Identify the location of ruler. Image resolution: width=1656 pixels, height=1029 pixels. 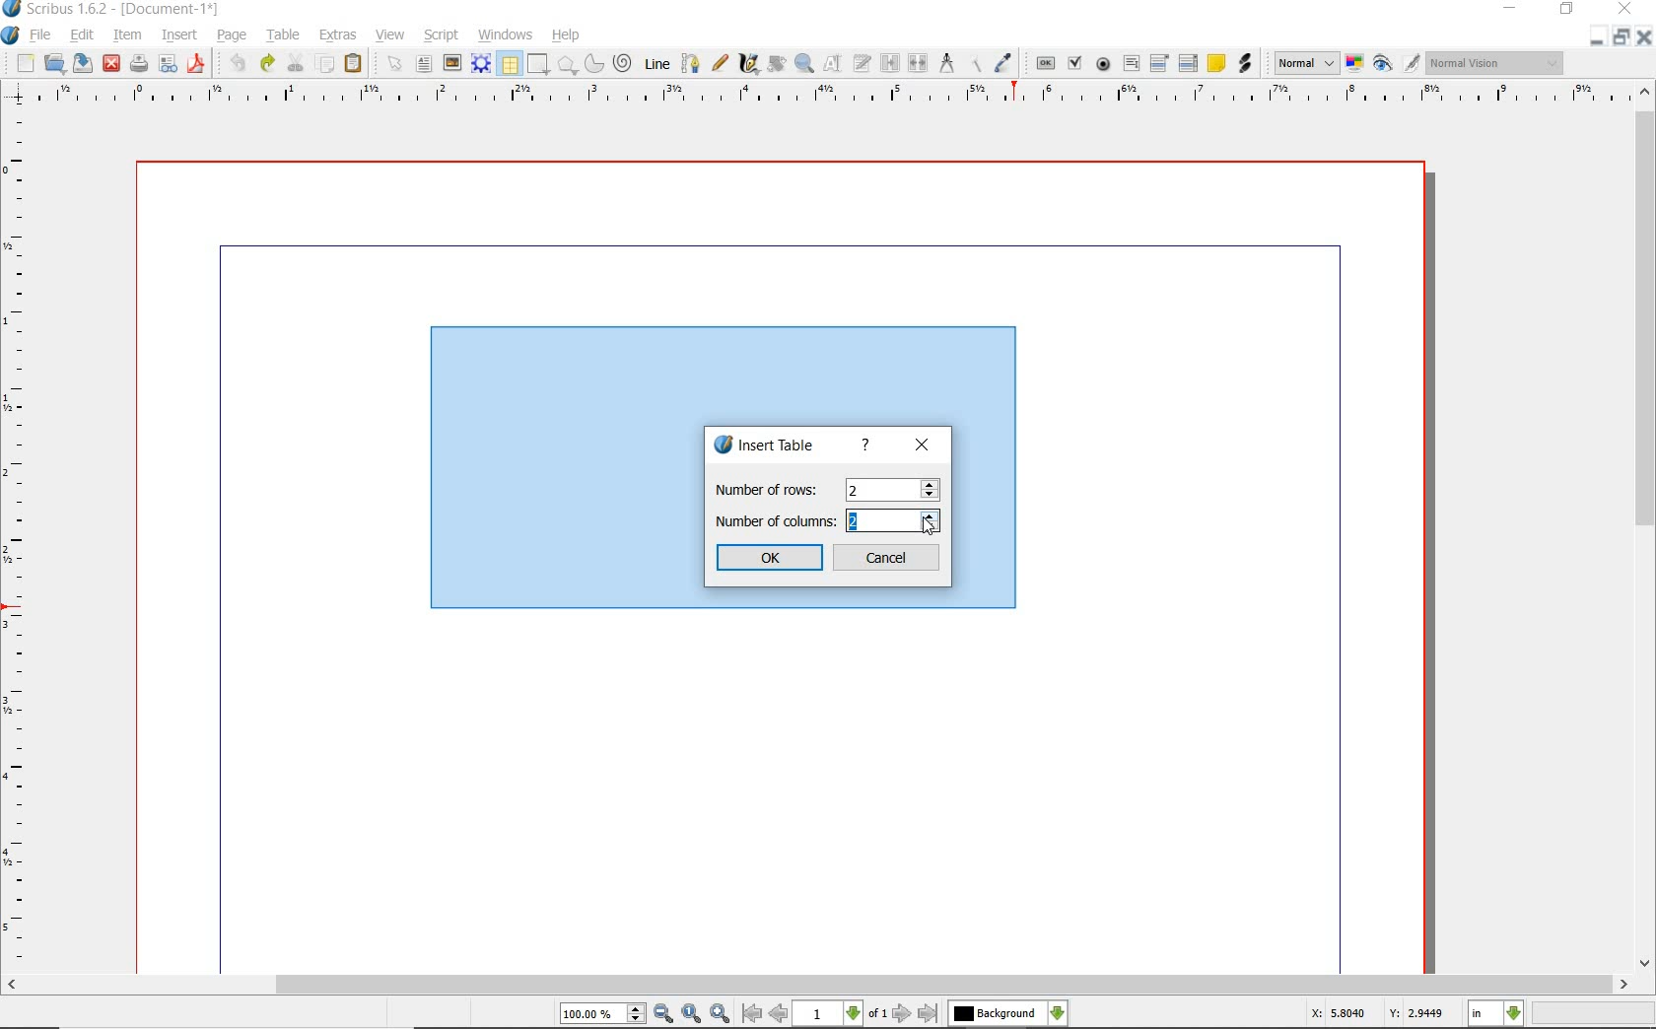
(837, 95).